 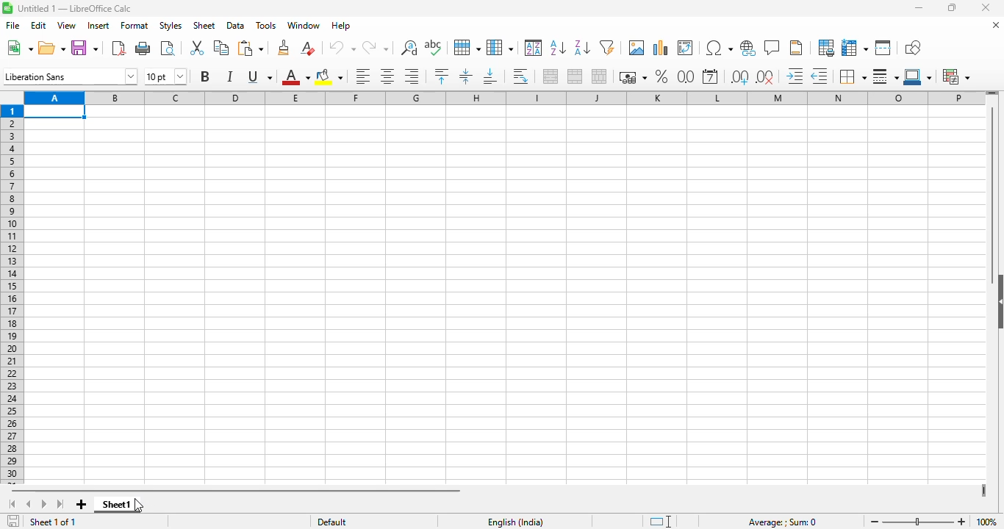 What do you see at coordinates (135, 26) in the screenshot?
I see `format` at bounding box center [135, 26].